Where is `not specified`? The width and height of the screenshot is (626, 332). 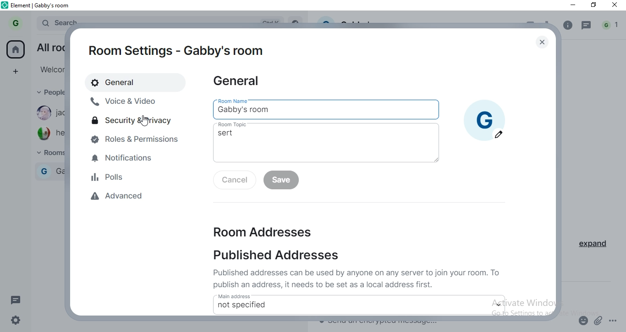
not specified is located at coordinates (240, 305).